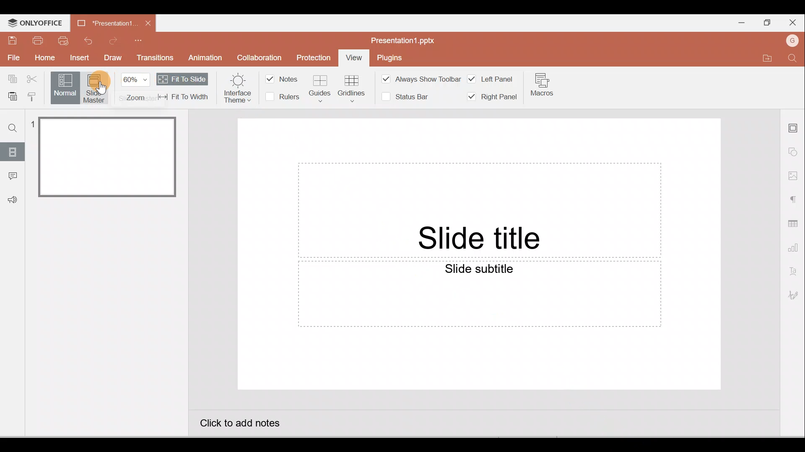 The height and width of the screenshot is (452, 805). I want to click on View, so click(354, 58).